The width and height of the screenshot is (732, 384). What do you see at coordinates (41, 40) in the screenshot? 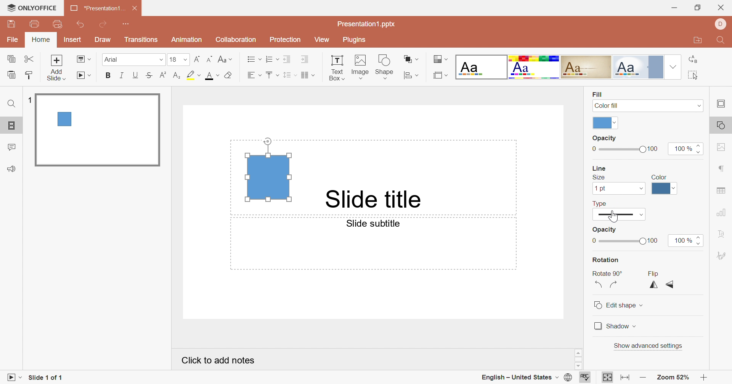
I see `Home` at bounding box center [41, 40].